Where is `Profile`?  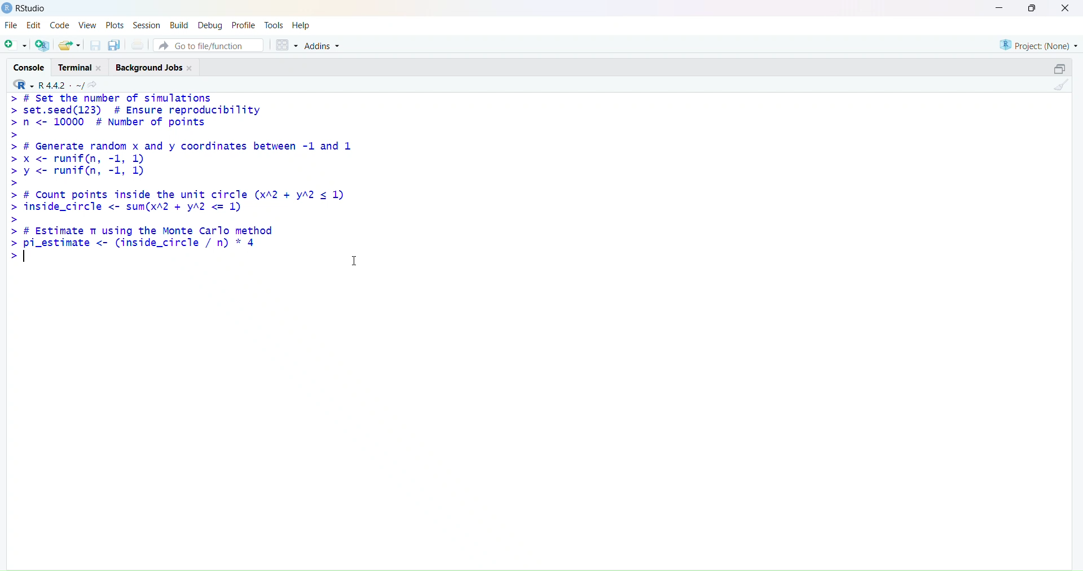
Profile is located at coordinates (245, 24).